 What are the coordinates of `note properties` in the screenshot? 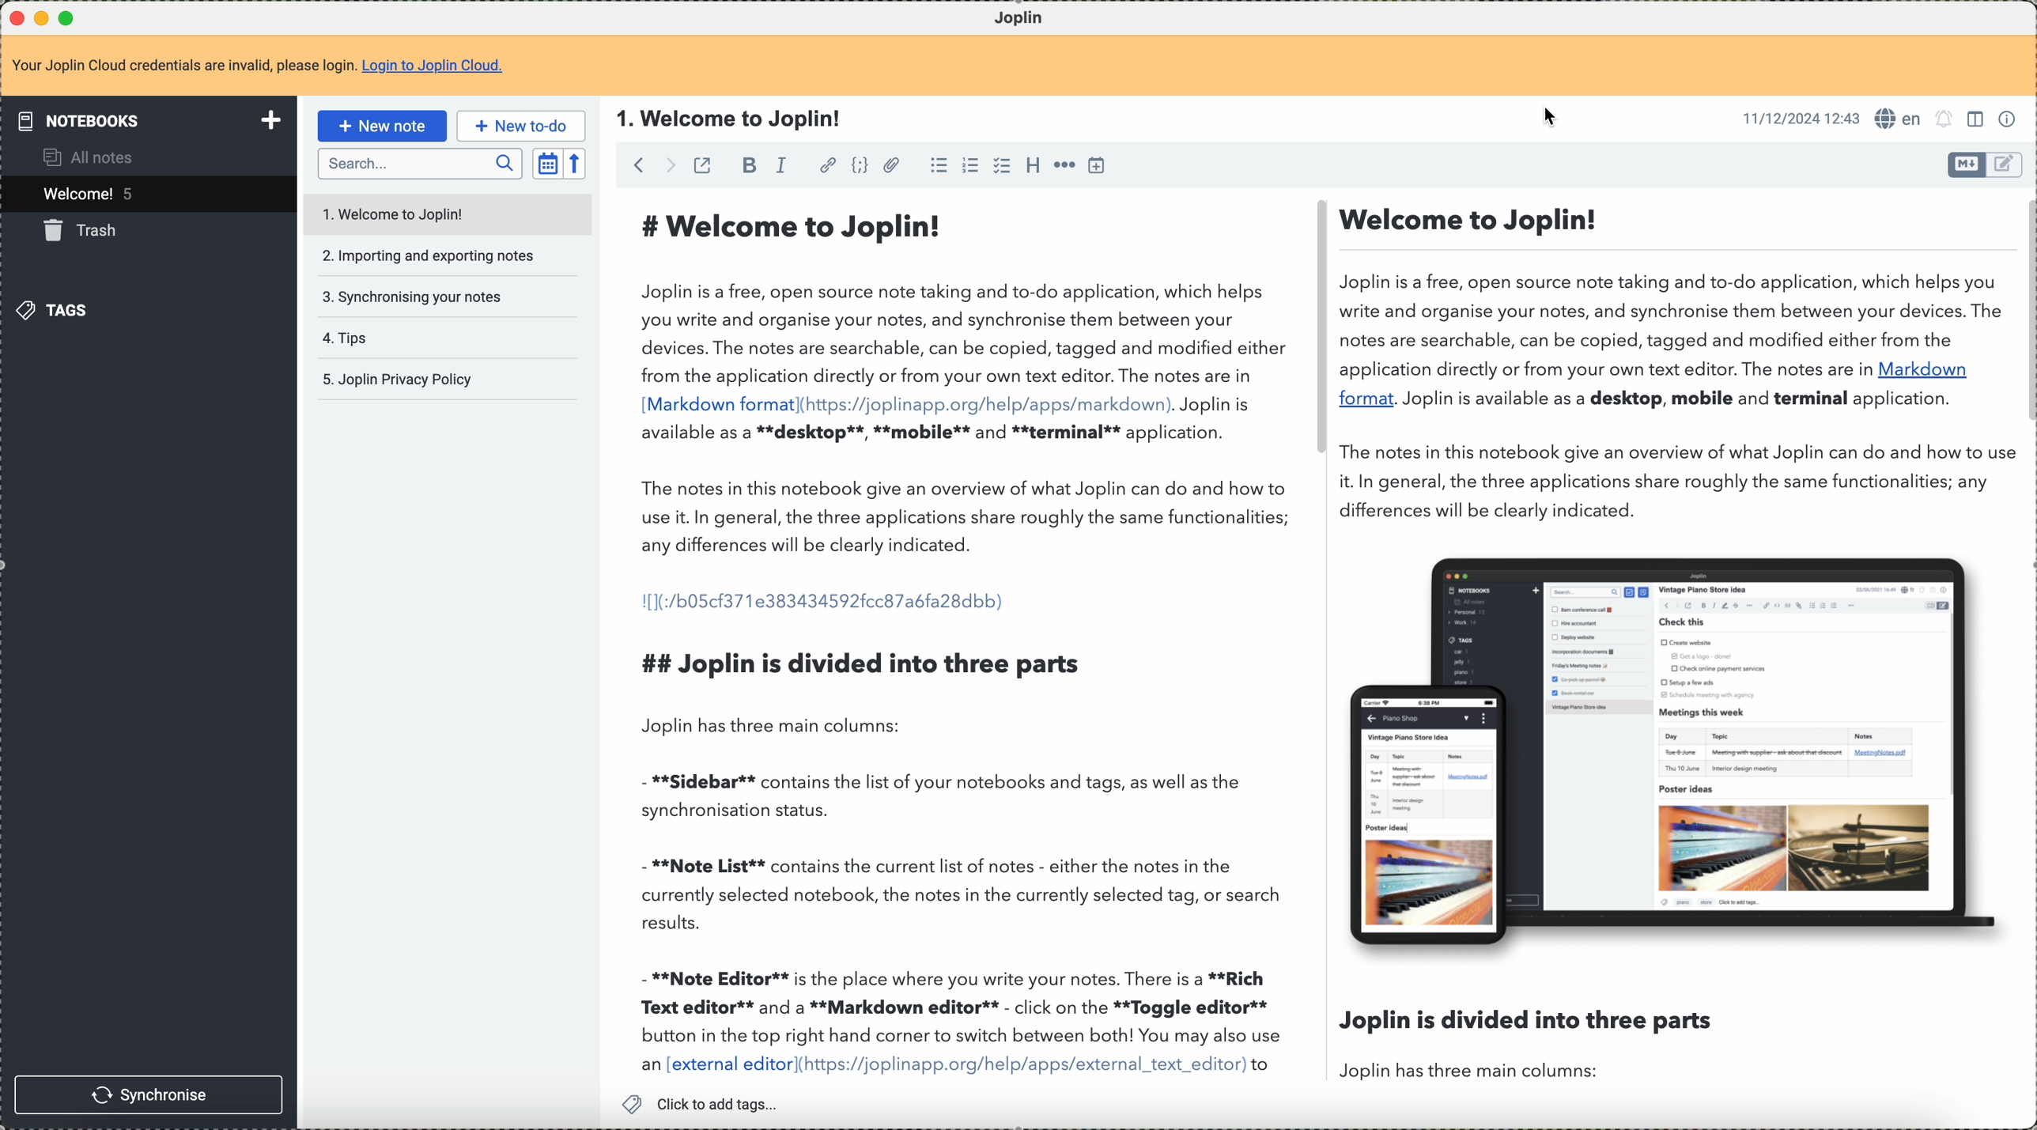 It's located at (2009, 119).